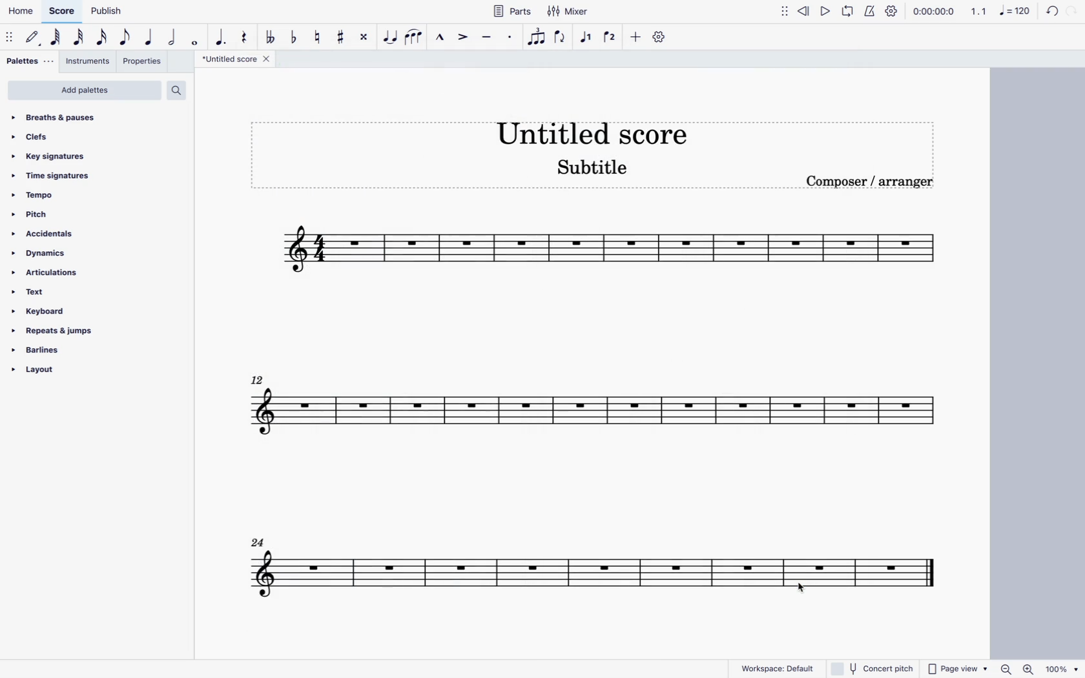 This screenshot has width=1085, height=678. Describe the element at coordinates (1015, 669) in the screenshot. I see `Zoom in/out` at that location.